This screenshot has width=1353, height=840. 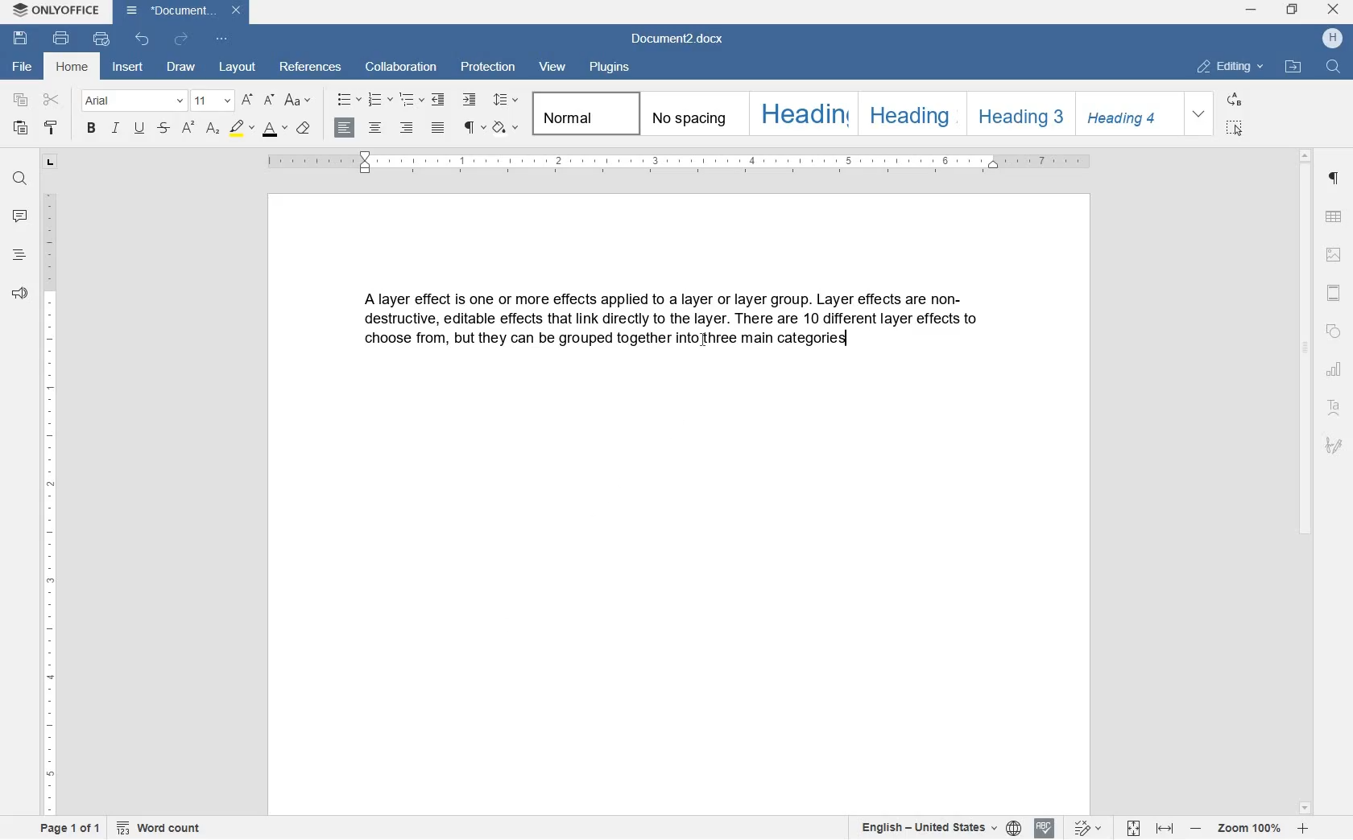 I want to click on heading , so click(x=18, y=256).